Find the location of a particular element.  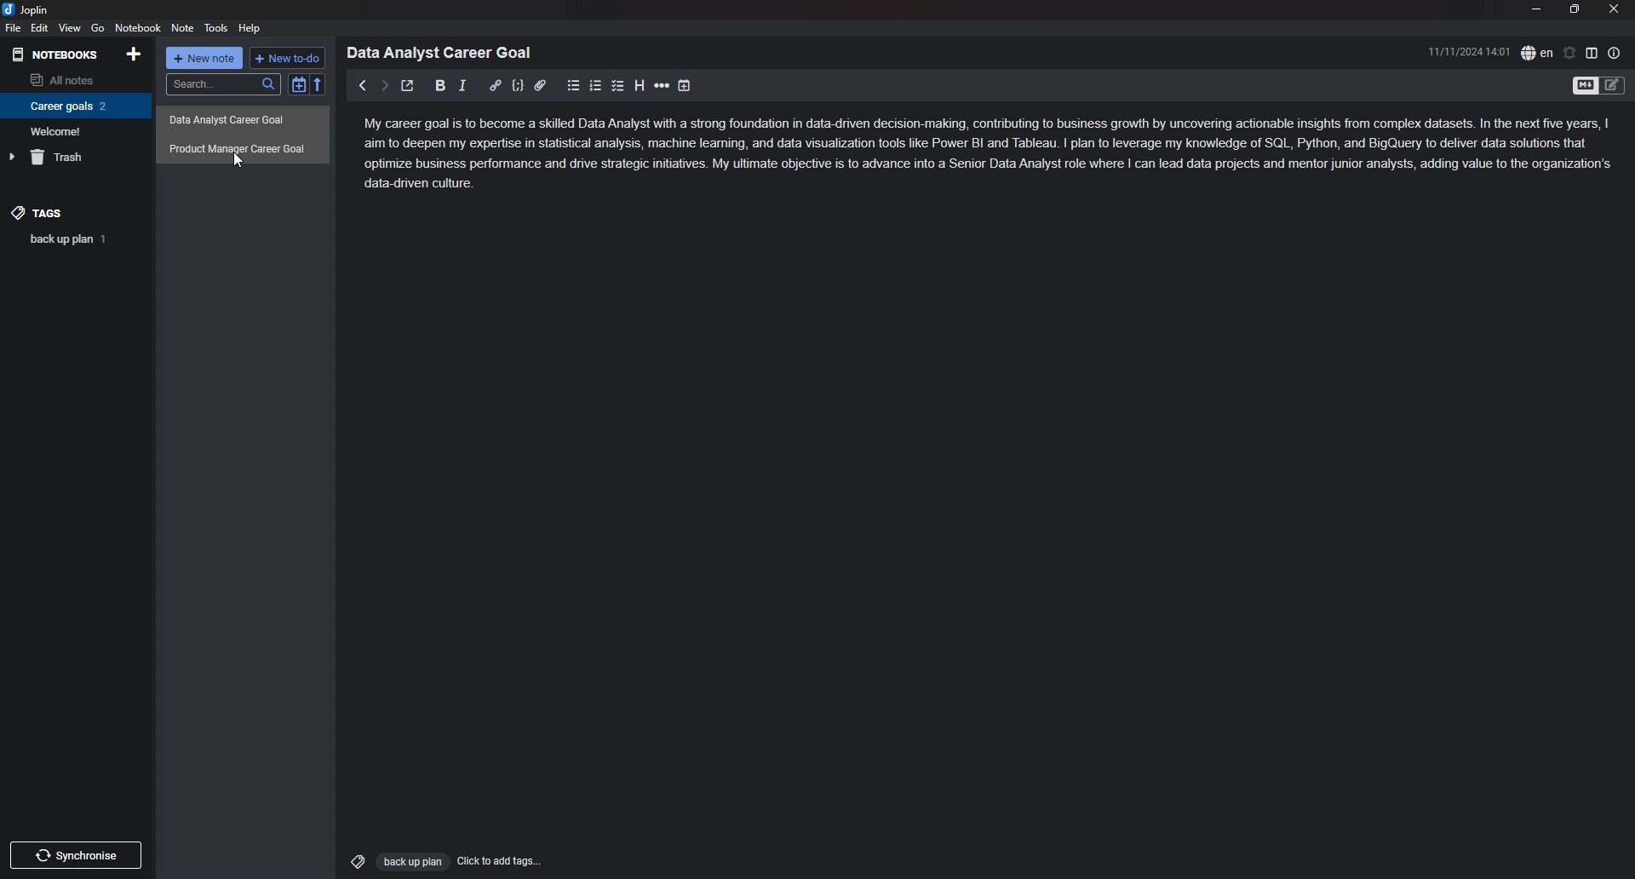

spell check is located at coordinates (1537, 53).